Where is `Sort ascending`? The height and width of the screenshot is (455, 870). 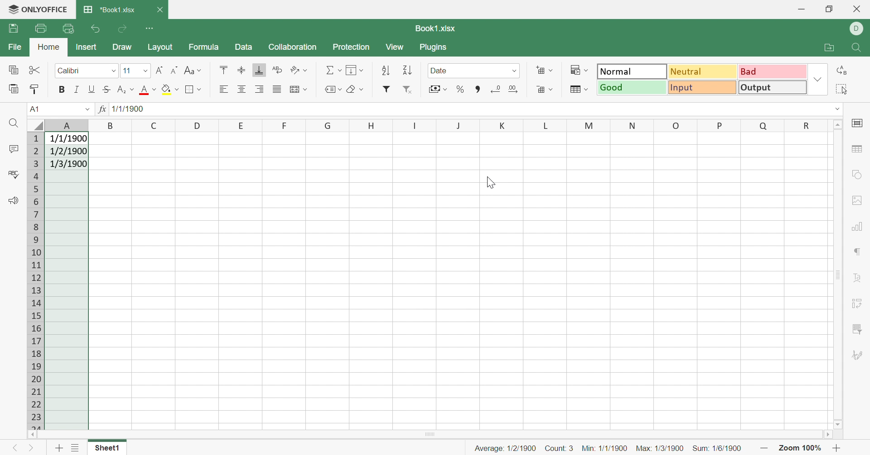
Sort ascending is located at coordinates (386, 71).